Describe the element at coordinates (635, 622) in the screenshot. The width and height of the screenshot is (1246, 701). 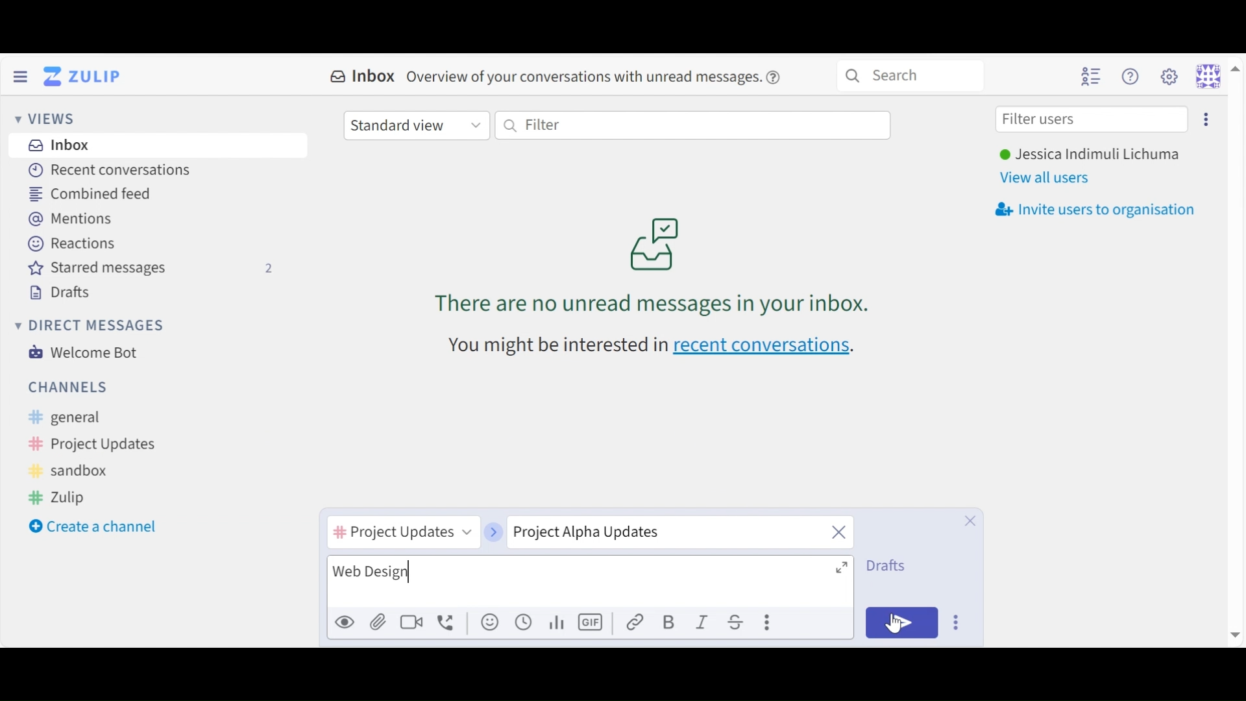
I see `link` at that location.